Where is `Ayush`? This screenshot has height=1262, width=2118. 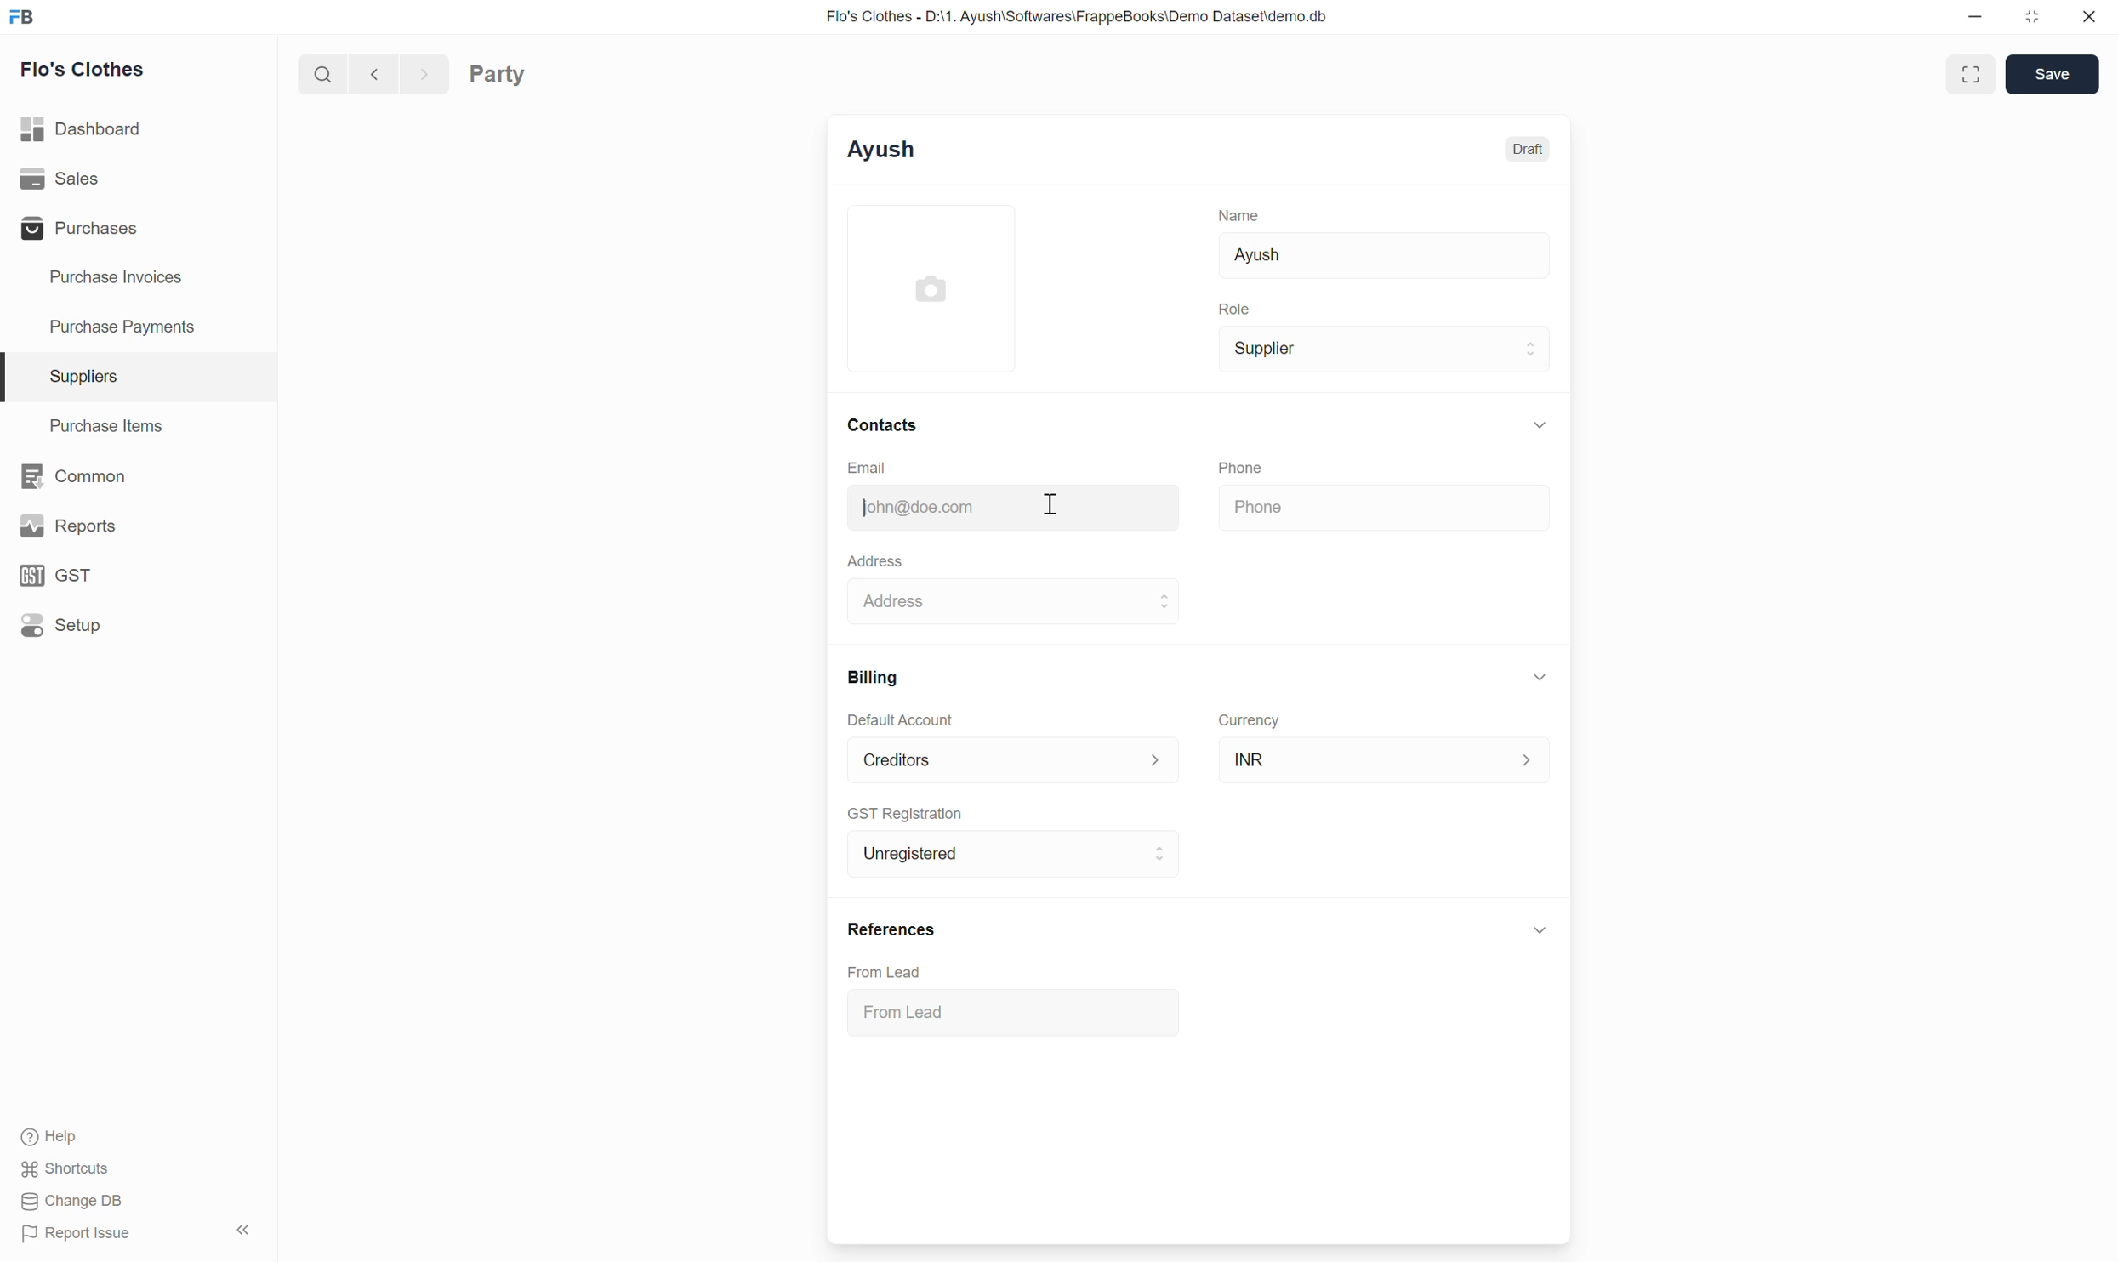 Ayush is located at coordinates (881, 150).